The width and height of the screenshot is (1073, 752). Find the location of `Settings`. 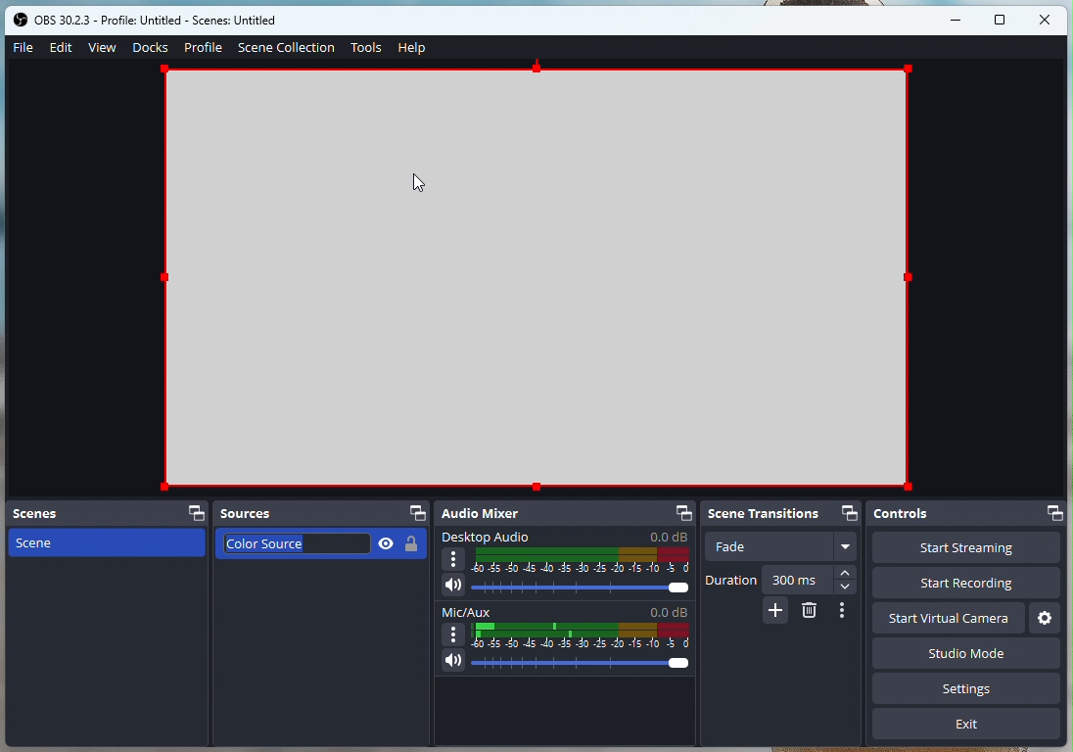

Settings is located at coordinates (1044, 617).